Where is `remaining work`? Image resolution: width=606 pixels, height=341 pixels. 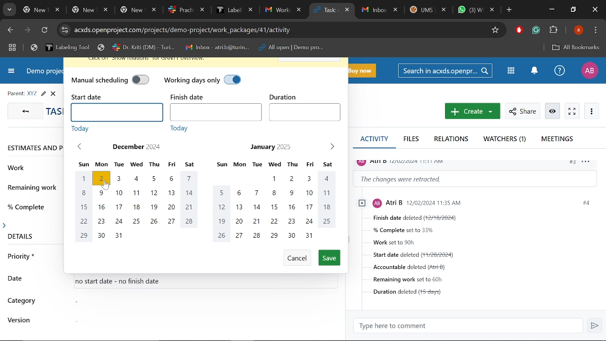 remaining work is located at coordinates (34, 189).